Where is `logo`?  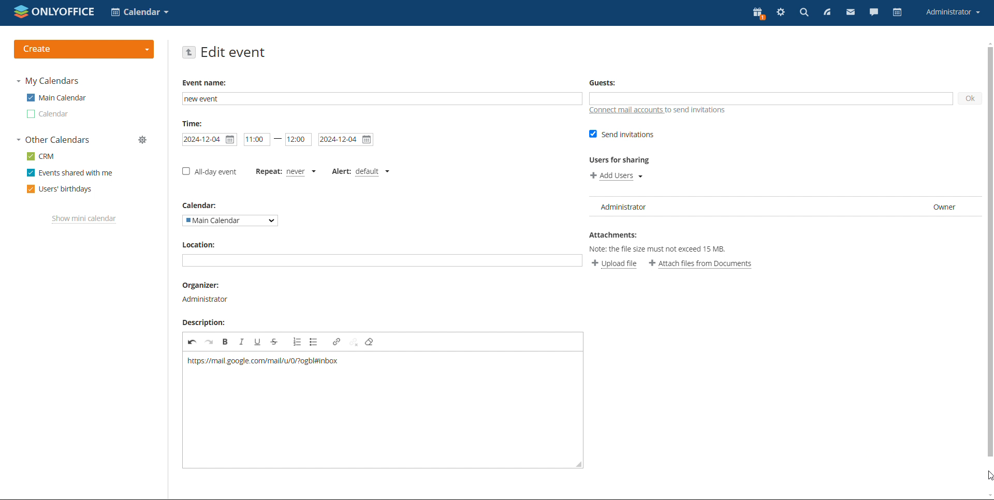 logo is located at coordinates (54, 12).